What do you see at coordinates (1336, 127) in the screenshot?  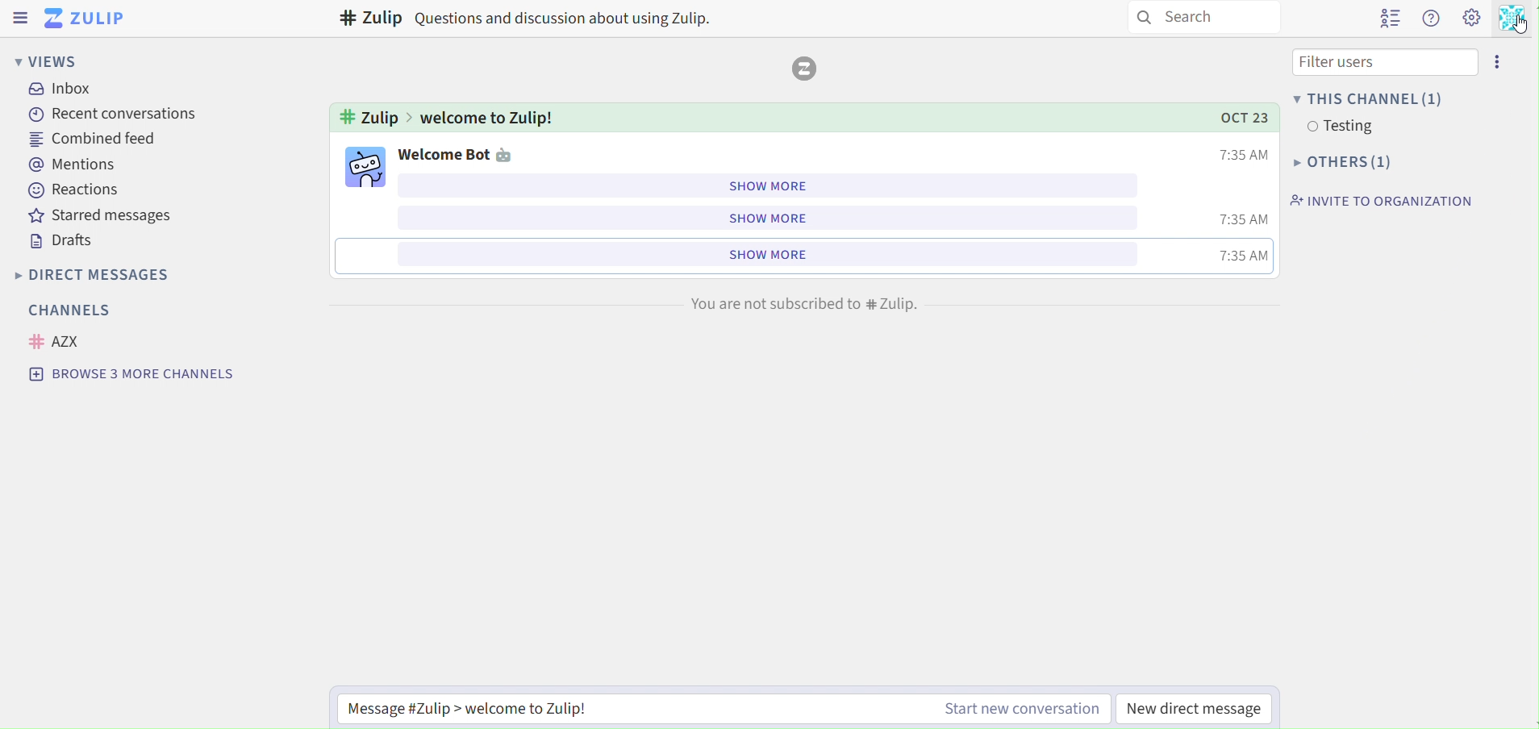 I see `testing` at bounding box center [1336, 127].